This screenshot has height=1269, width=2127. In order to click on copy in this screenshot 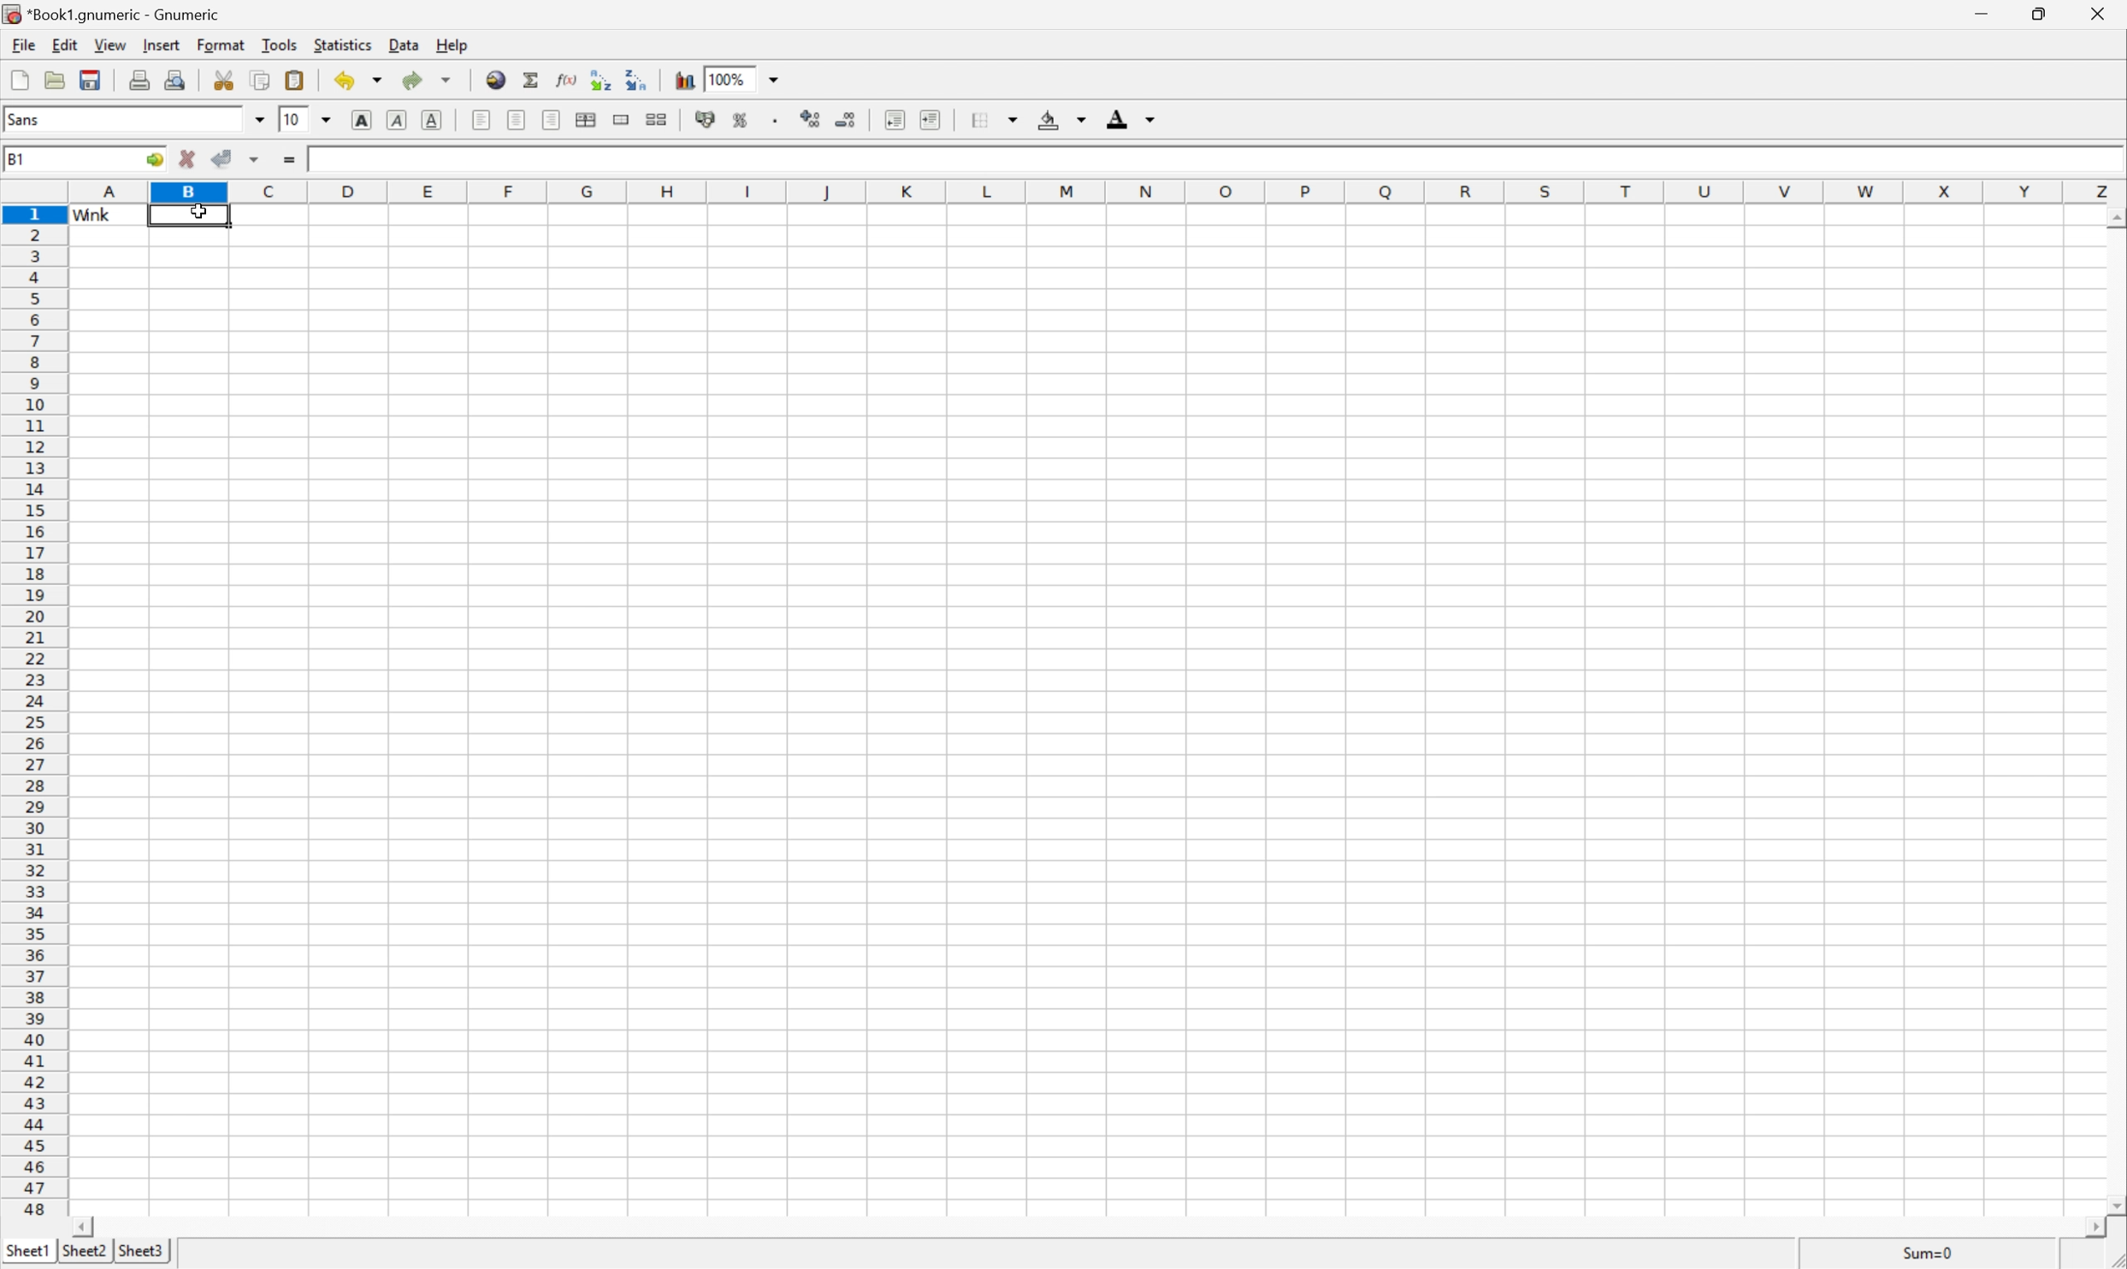, I will do `click(262, 80)`.